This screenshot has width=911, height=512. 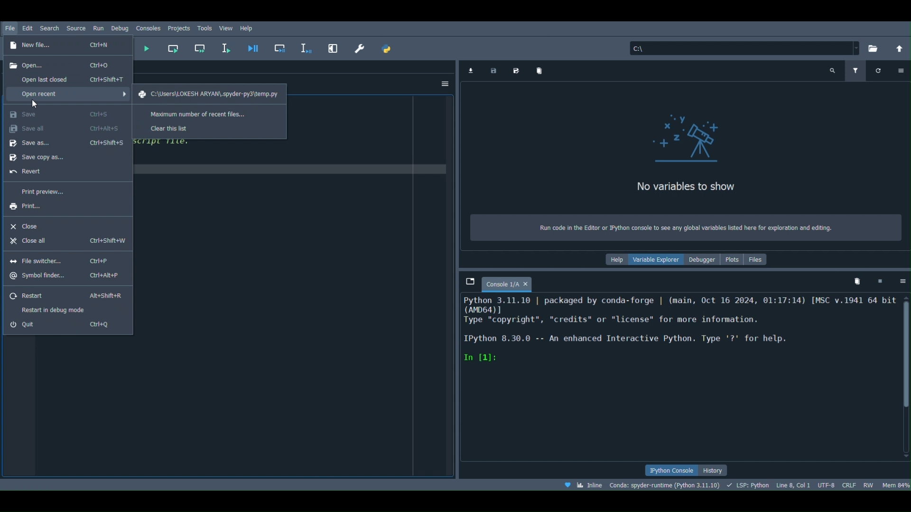 I want to click on Interrupt kernel, so click(x=878, y=280).